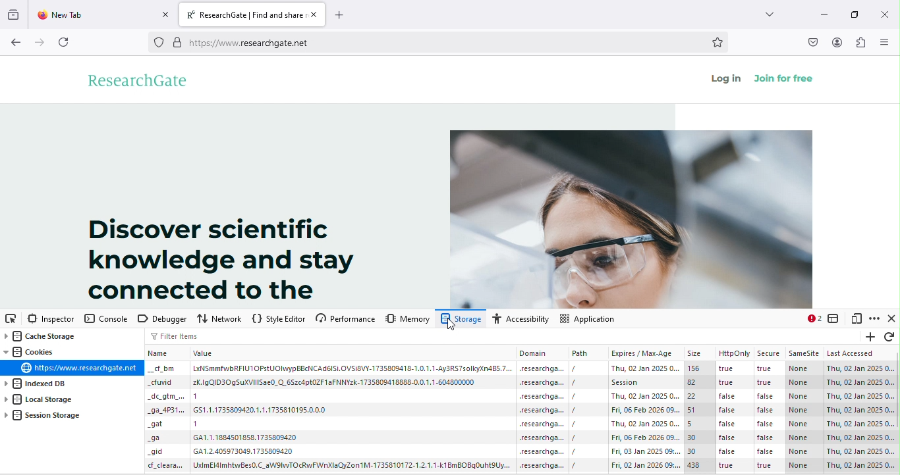 This screenshot has width=900, height=475. What do you see at coordinates (72, 367) in the screenshot?
I see `link` at bounding box center [72, 367].